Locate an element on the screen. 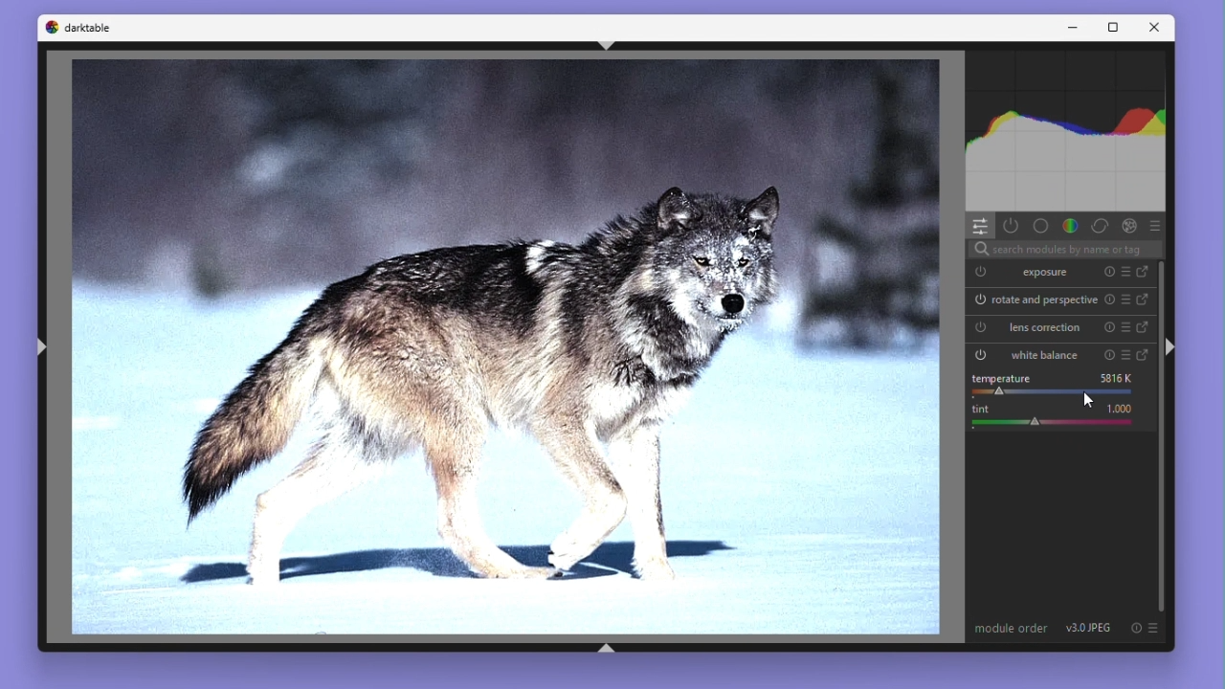 This screenshot has height=689, width=1225. Base  is located at coordinates (1040, 226).